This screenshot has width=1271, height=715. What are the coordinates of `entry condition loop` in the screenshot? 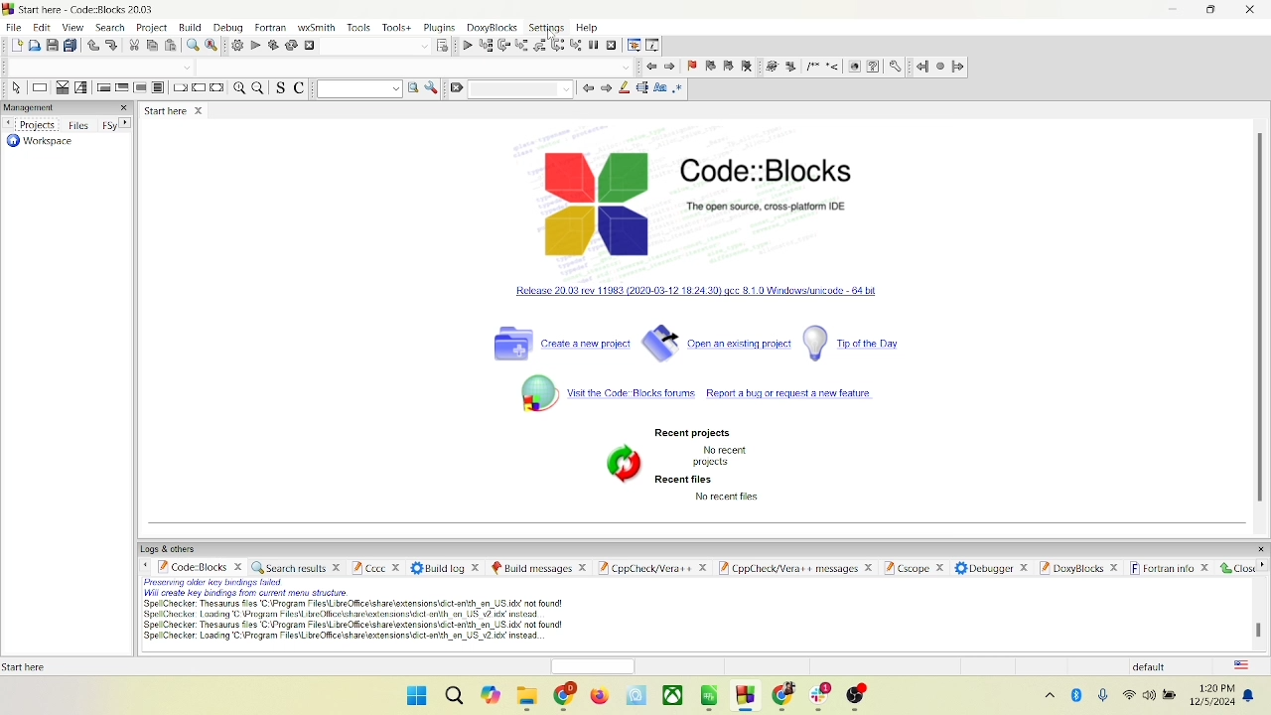 It's located at (102, 86).